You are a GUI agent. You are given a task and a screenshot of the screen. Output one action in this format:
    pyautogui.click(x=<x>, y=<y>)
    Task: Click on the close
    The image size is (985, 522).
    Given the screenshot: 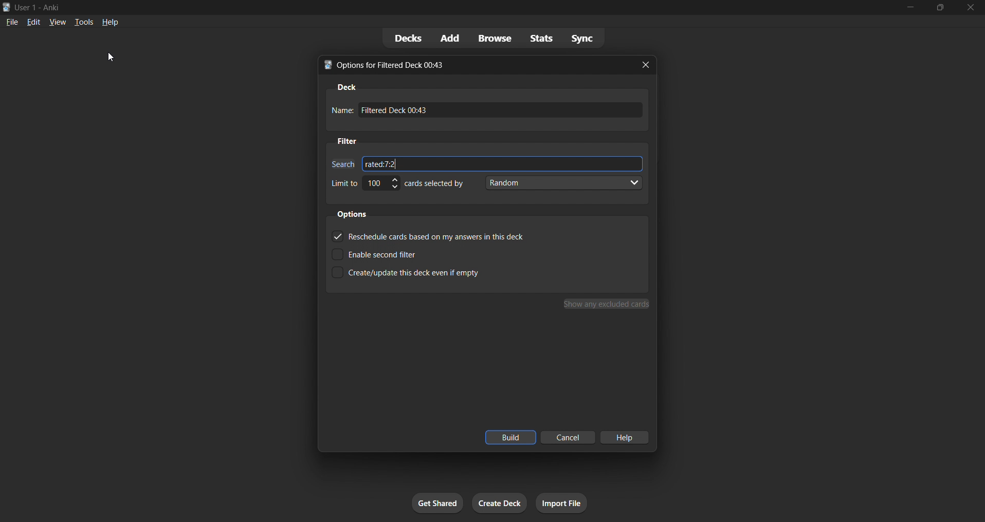 What is the action you would take?
    pyautogui.click(x=970, y=8)
    